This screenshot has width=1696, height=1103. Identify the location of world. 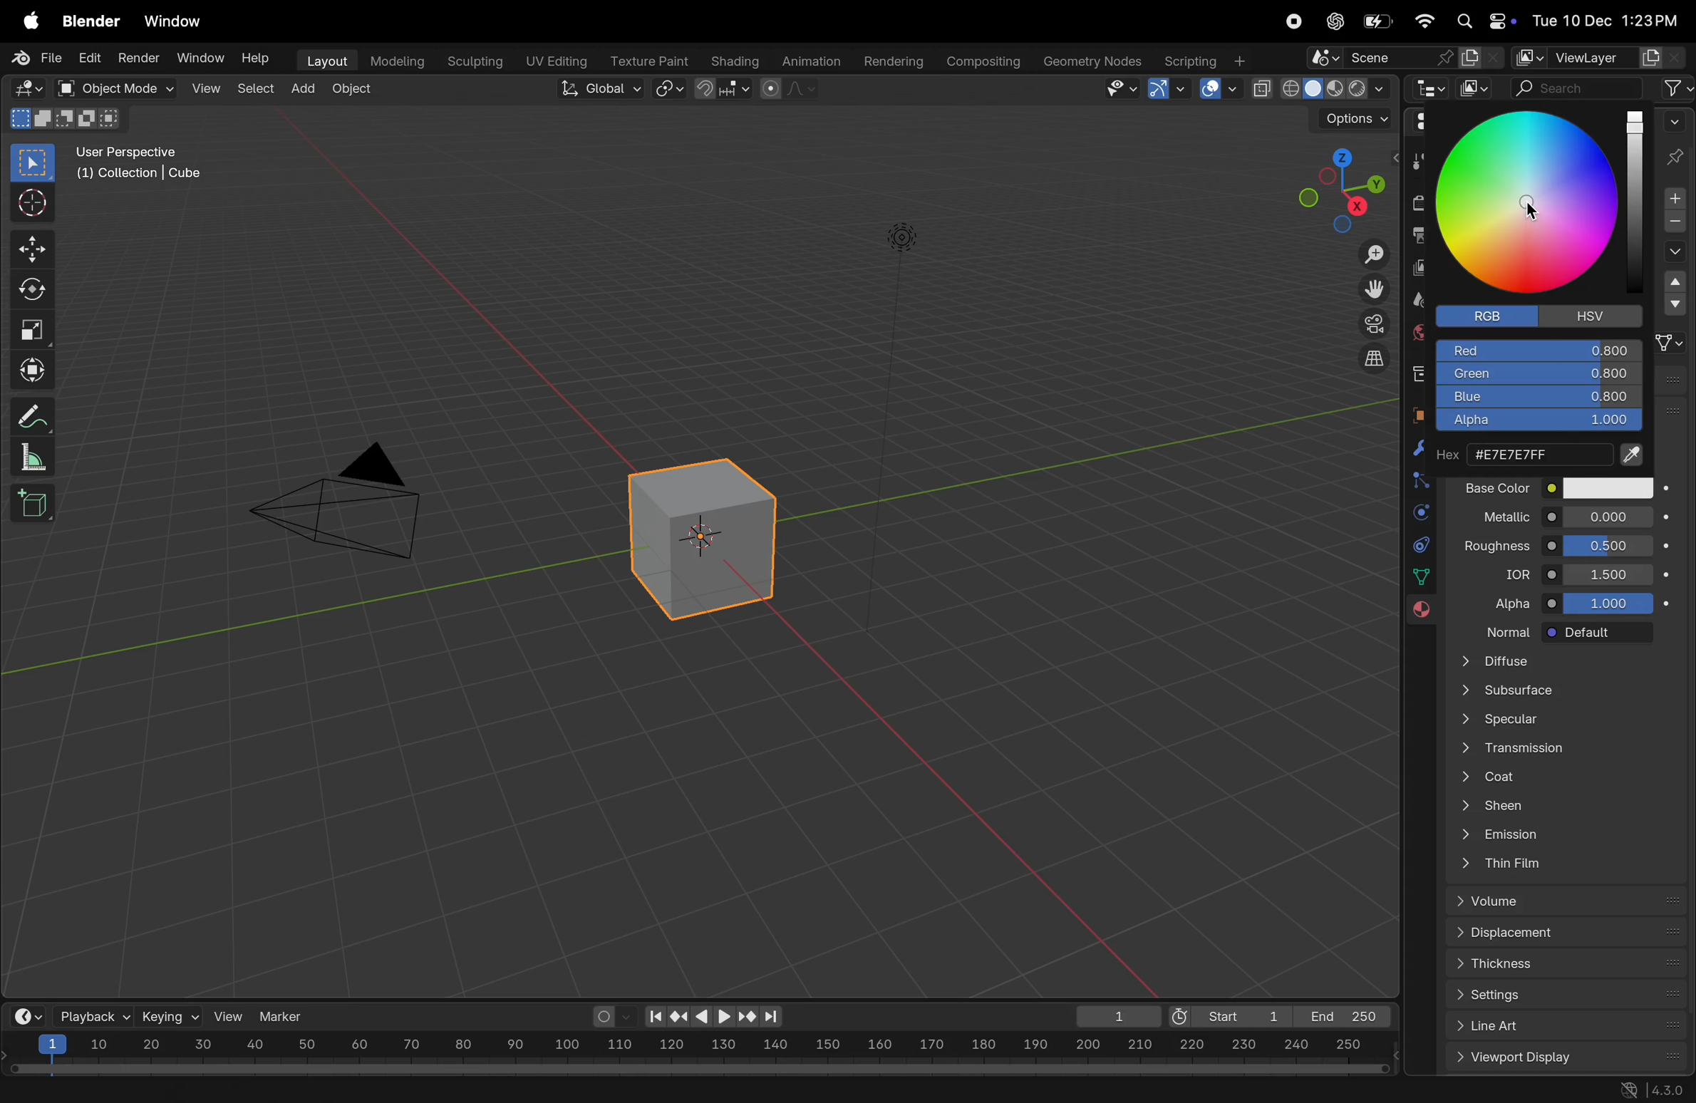
(1417, 331).